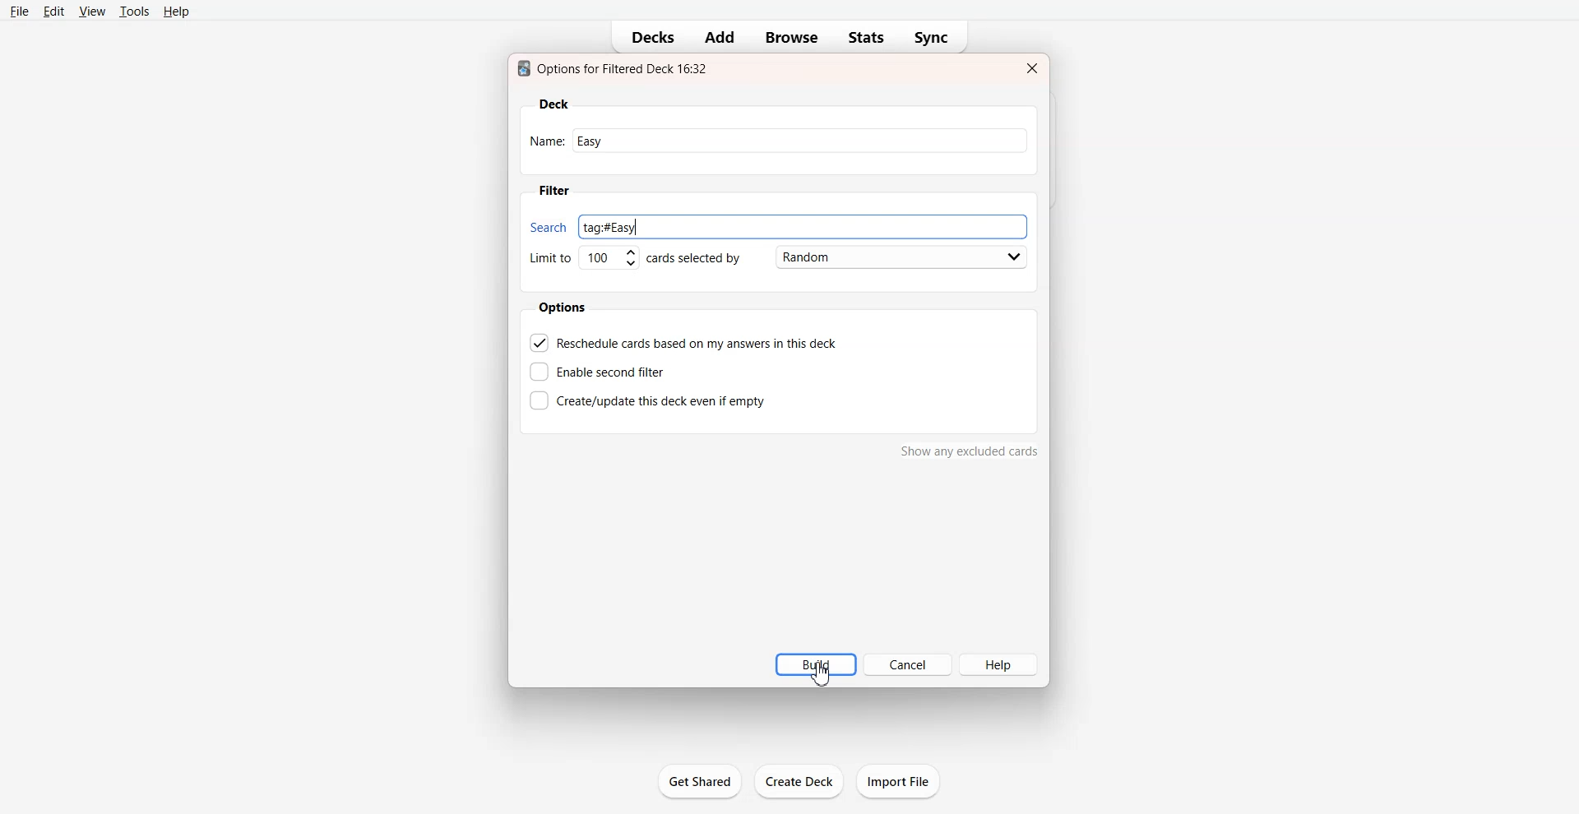  I want to click on Card Selected by Random, so click(838, 257).